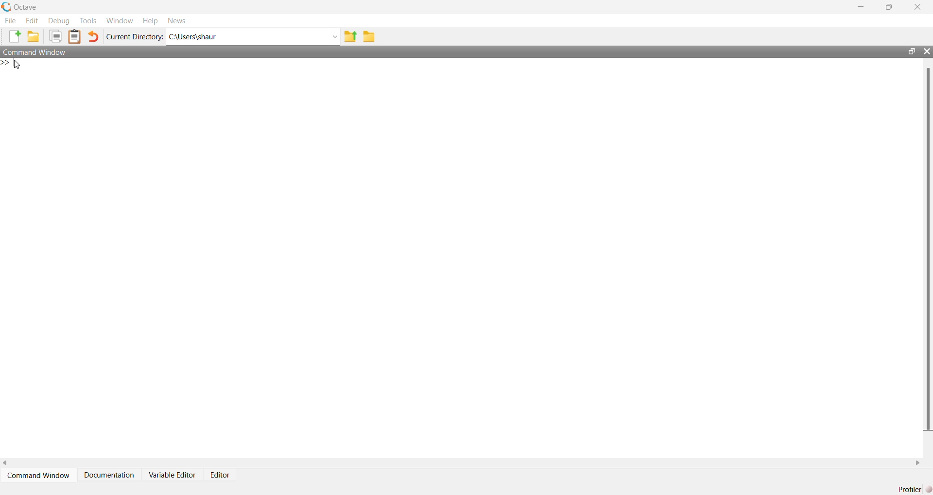 Image resolution: width=933 pixels, height=495 pixels. Describe the element at coordinates (17, 65) in the screenshot. I see `cursor` at that location.